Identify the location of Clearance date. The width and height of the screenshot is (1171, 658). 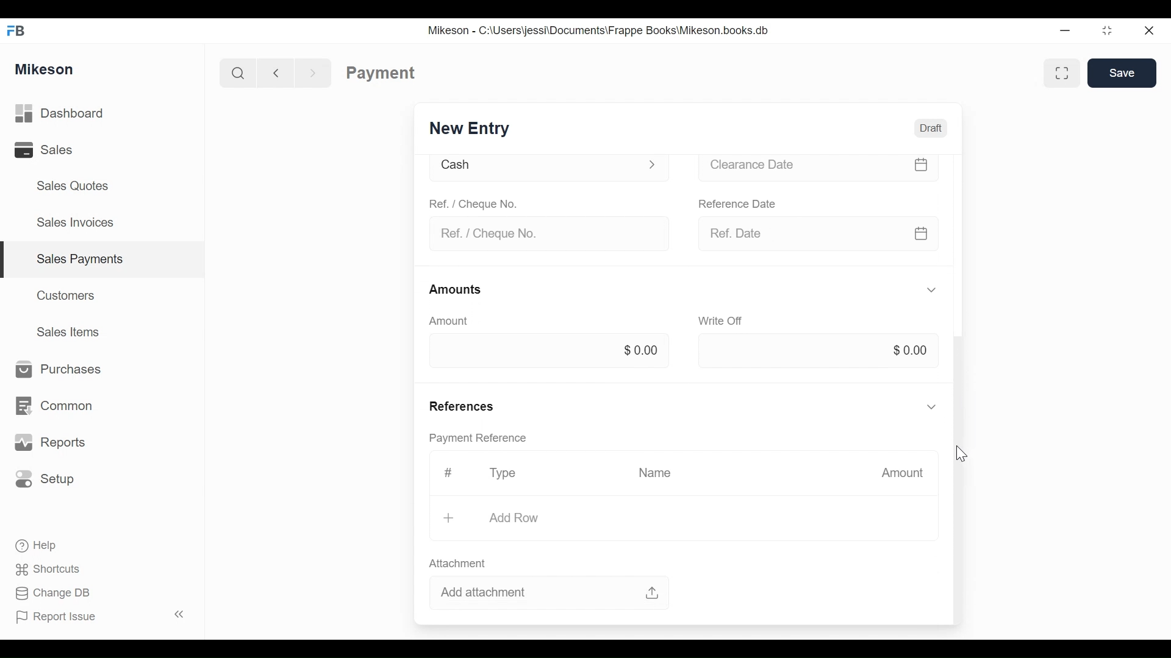
(816, 168).